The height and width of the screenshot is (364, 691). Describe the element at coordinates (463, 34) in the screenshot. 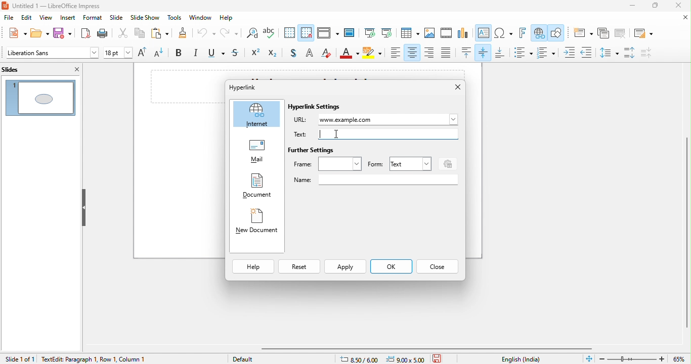

I see `chart` at that location.